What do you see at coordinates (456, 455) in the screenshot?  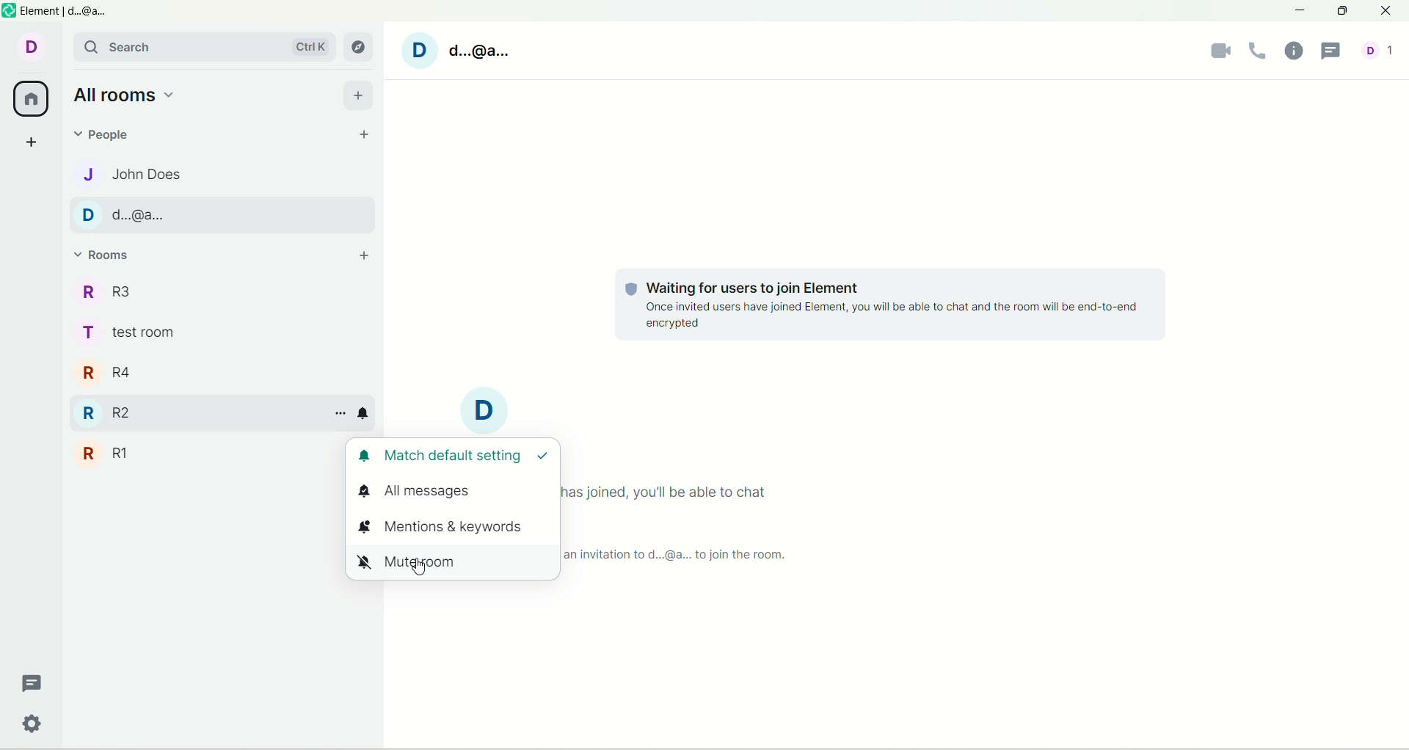 I see `match default settings` at bounding box center [456, 455].